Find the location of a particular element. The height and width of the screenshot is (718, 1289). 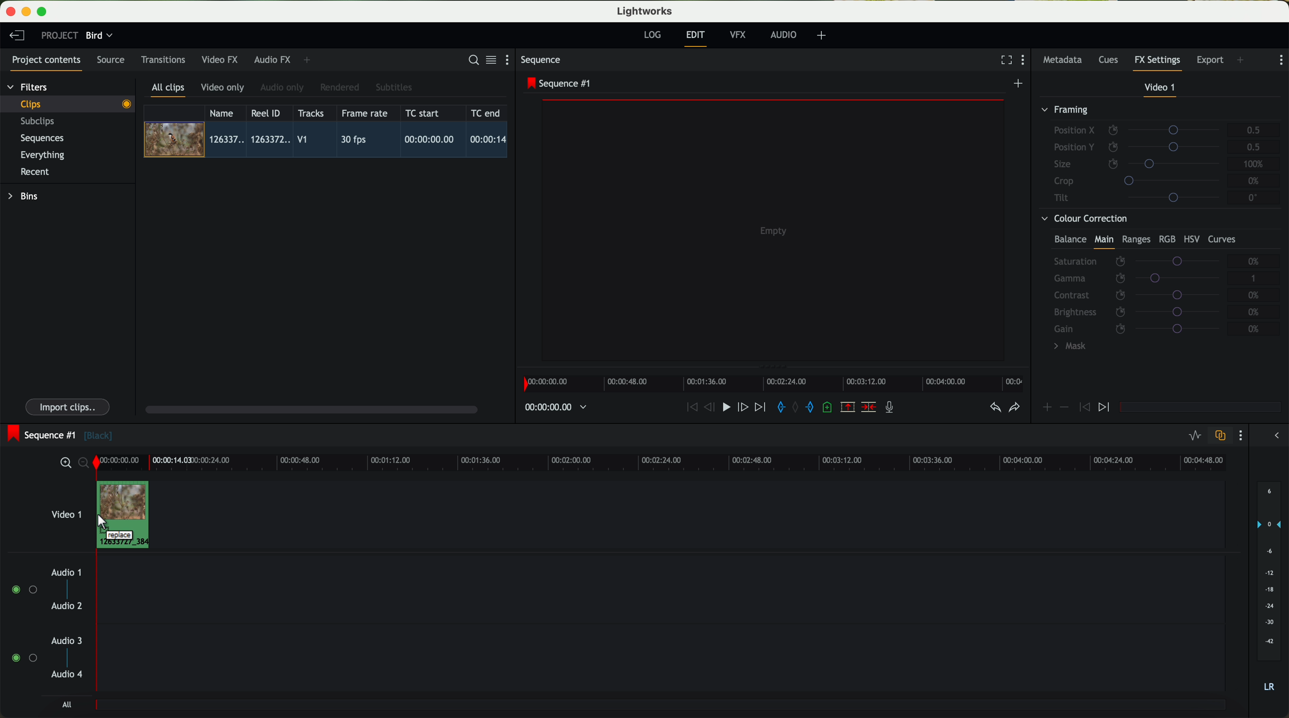

metadata is located at coordinates (1065, 61).